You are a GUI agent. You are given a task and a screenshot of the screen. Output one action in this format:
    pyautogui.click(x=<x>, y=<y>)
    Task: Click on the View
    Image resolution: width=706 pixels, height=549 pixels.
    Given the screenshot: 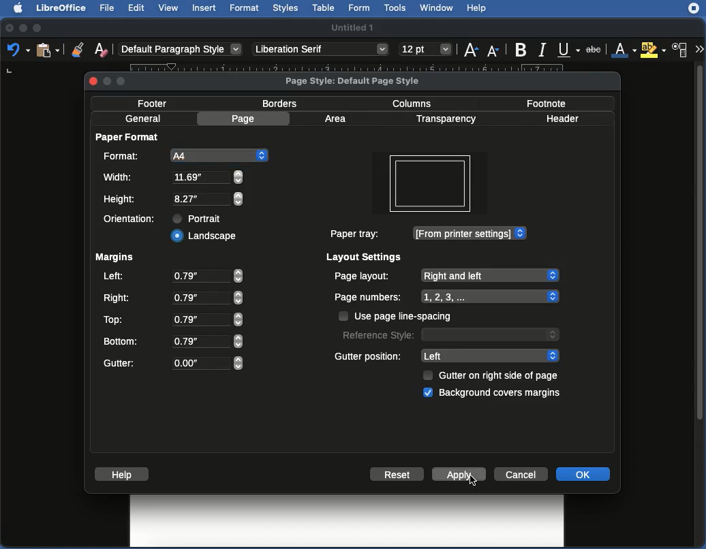 What is the action you would take?
    pyautogui.click(x=169, y=8)
    